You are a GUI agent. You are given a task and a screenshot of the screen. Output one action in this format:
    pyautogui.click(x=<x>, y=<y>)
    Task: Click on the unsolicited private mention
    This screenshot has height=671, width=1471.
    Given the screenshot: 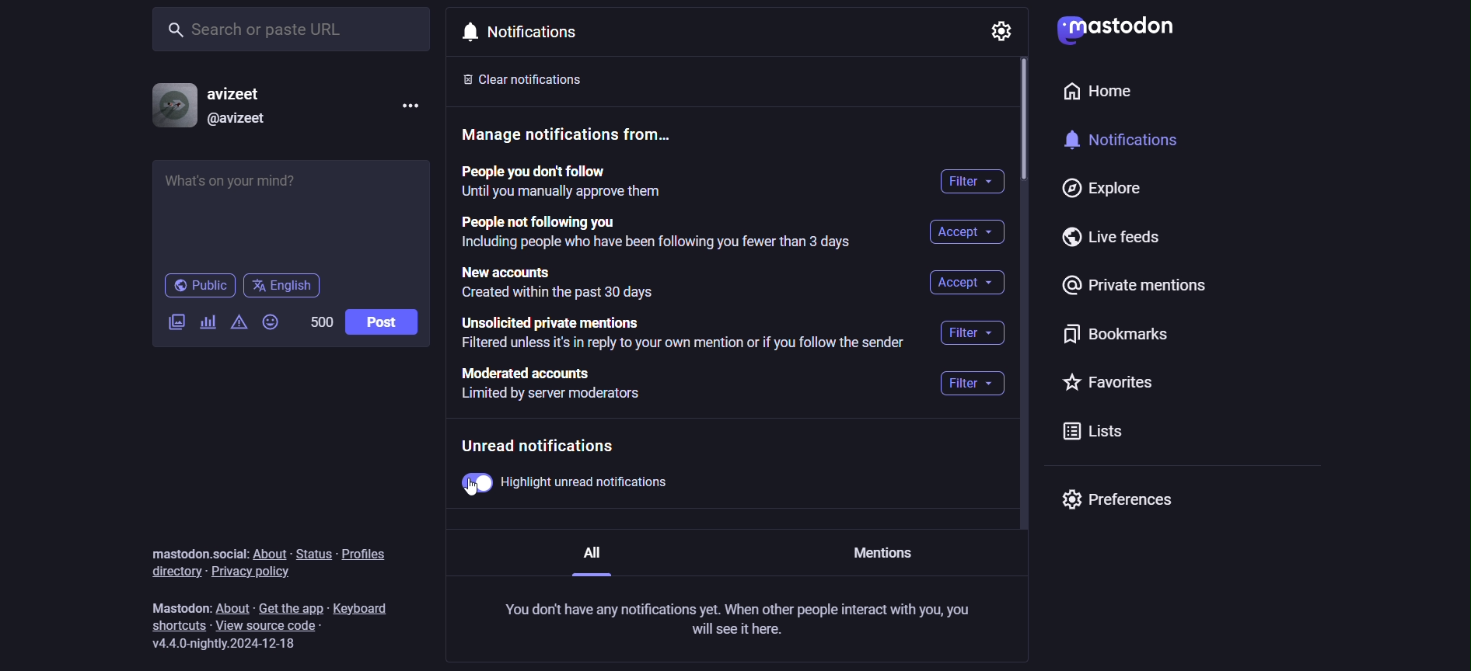 What is the action you would take?
    pyautogui.click(x=687, y=335)
    